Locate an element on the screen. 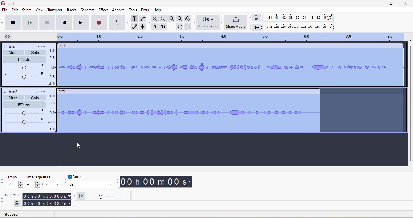 Image resolution: width=413 pixels, height=218 pixels. selection is located at coordinates (14, 199).